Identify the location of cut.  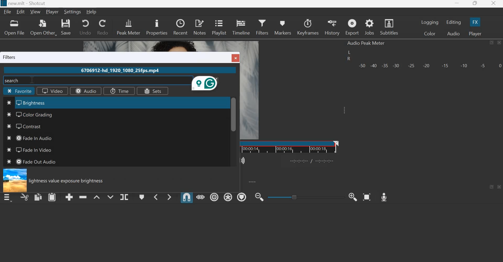
(25, 198).